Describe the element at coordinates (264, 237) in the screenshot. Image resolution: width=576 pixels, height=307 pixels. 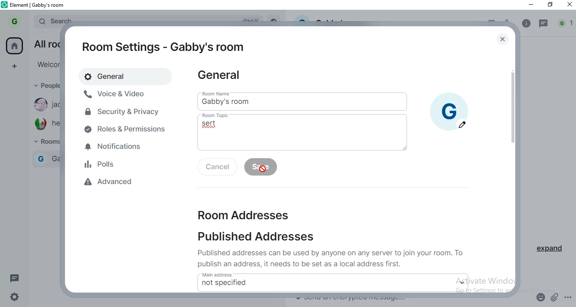
I see `published addresses` at that location.